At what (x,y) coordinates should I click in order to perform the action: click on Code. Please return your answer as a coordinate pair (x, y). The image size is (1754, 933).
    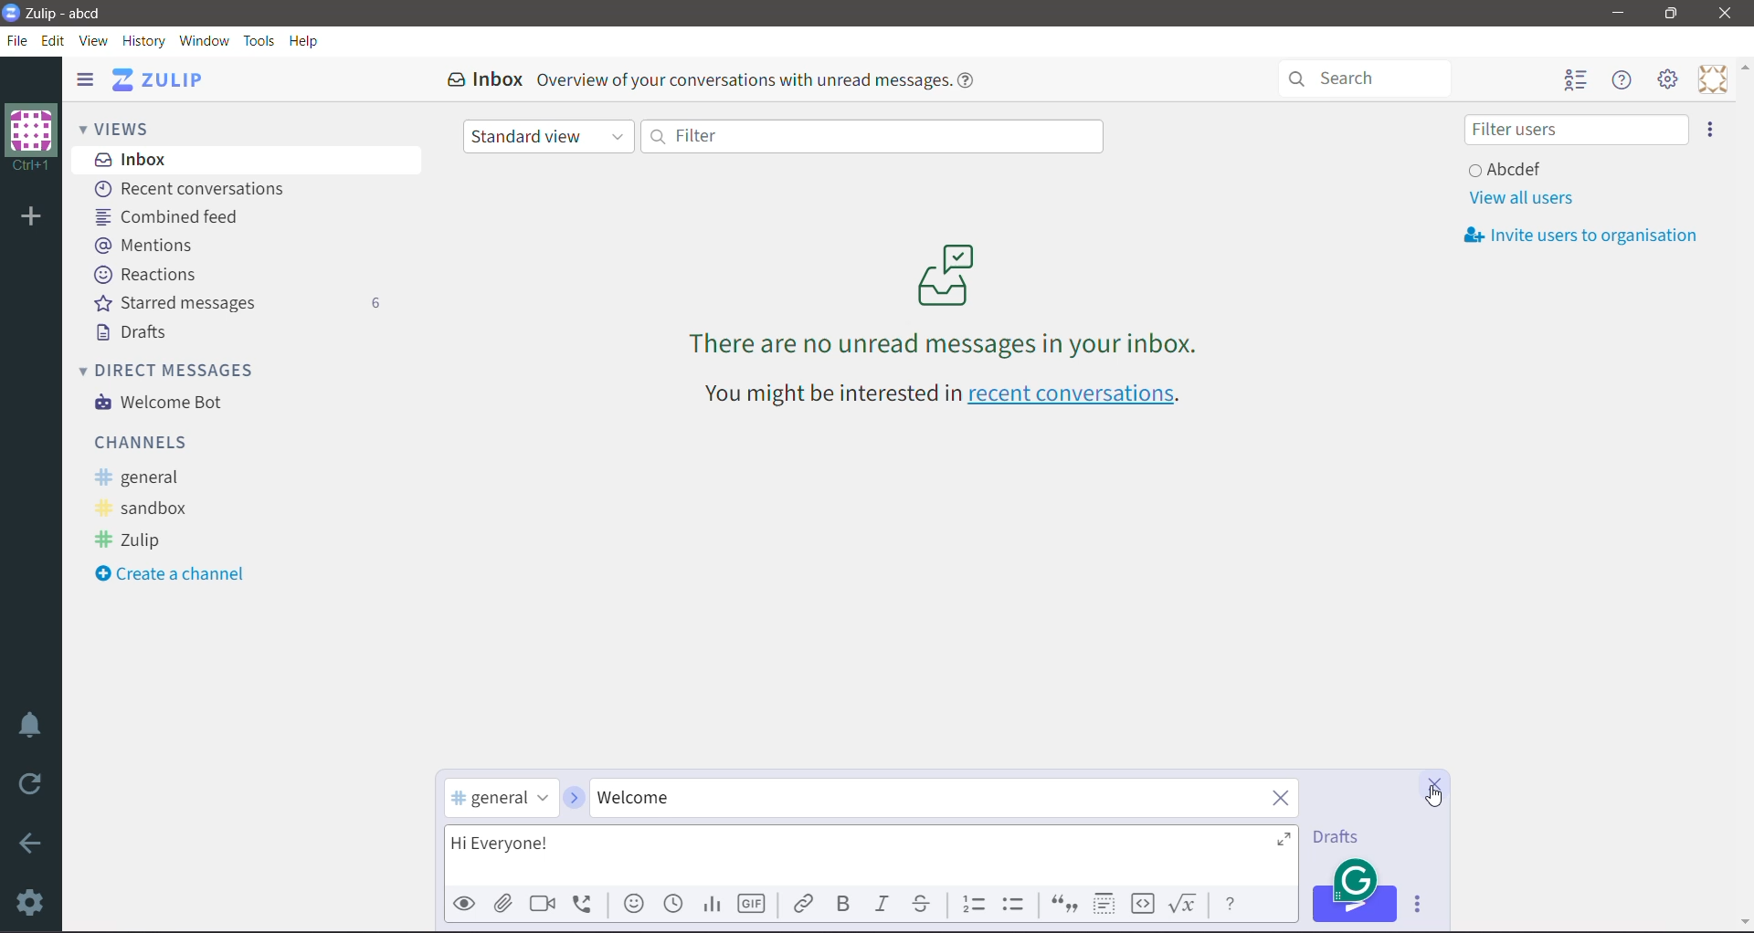
    Looking at the image, I should click on (1143, 905).